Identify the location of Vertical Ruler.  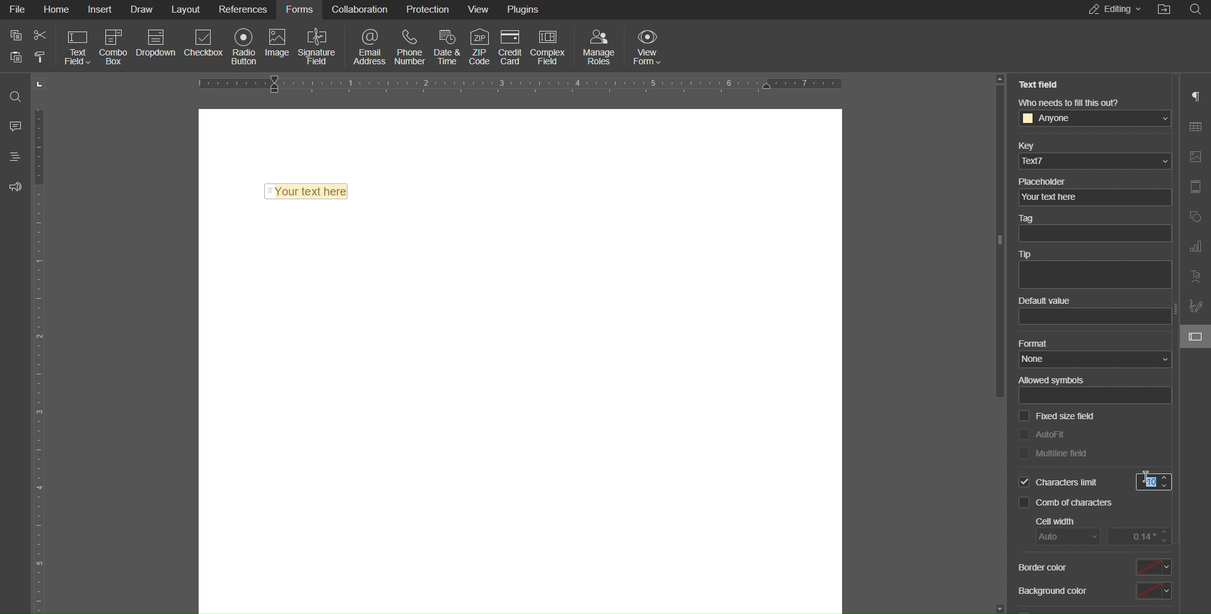
(42, 358).